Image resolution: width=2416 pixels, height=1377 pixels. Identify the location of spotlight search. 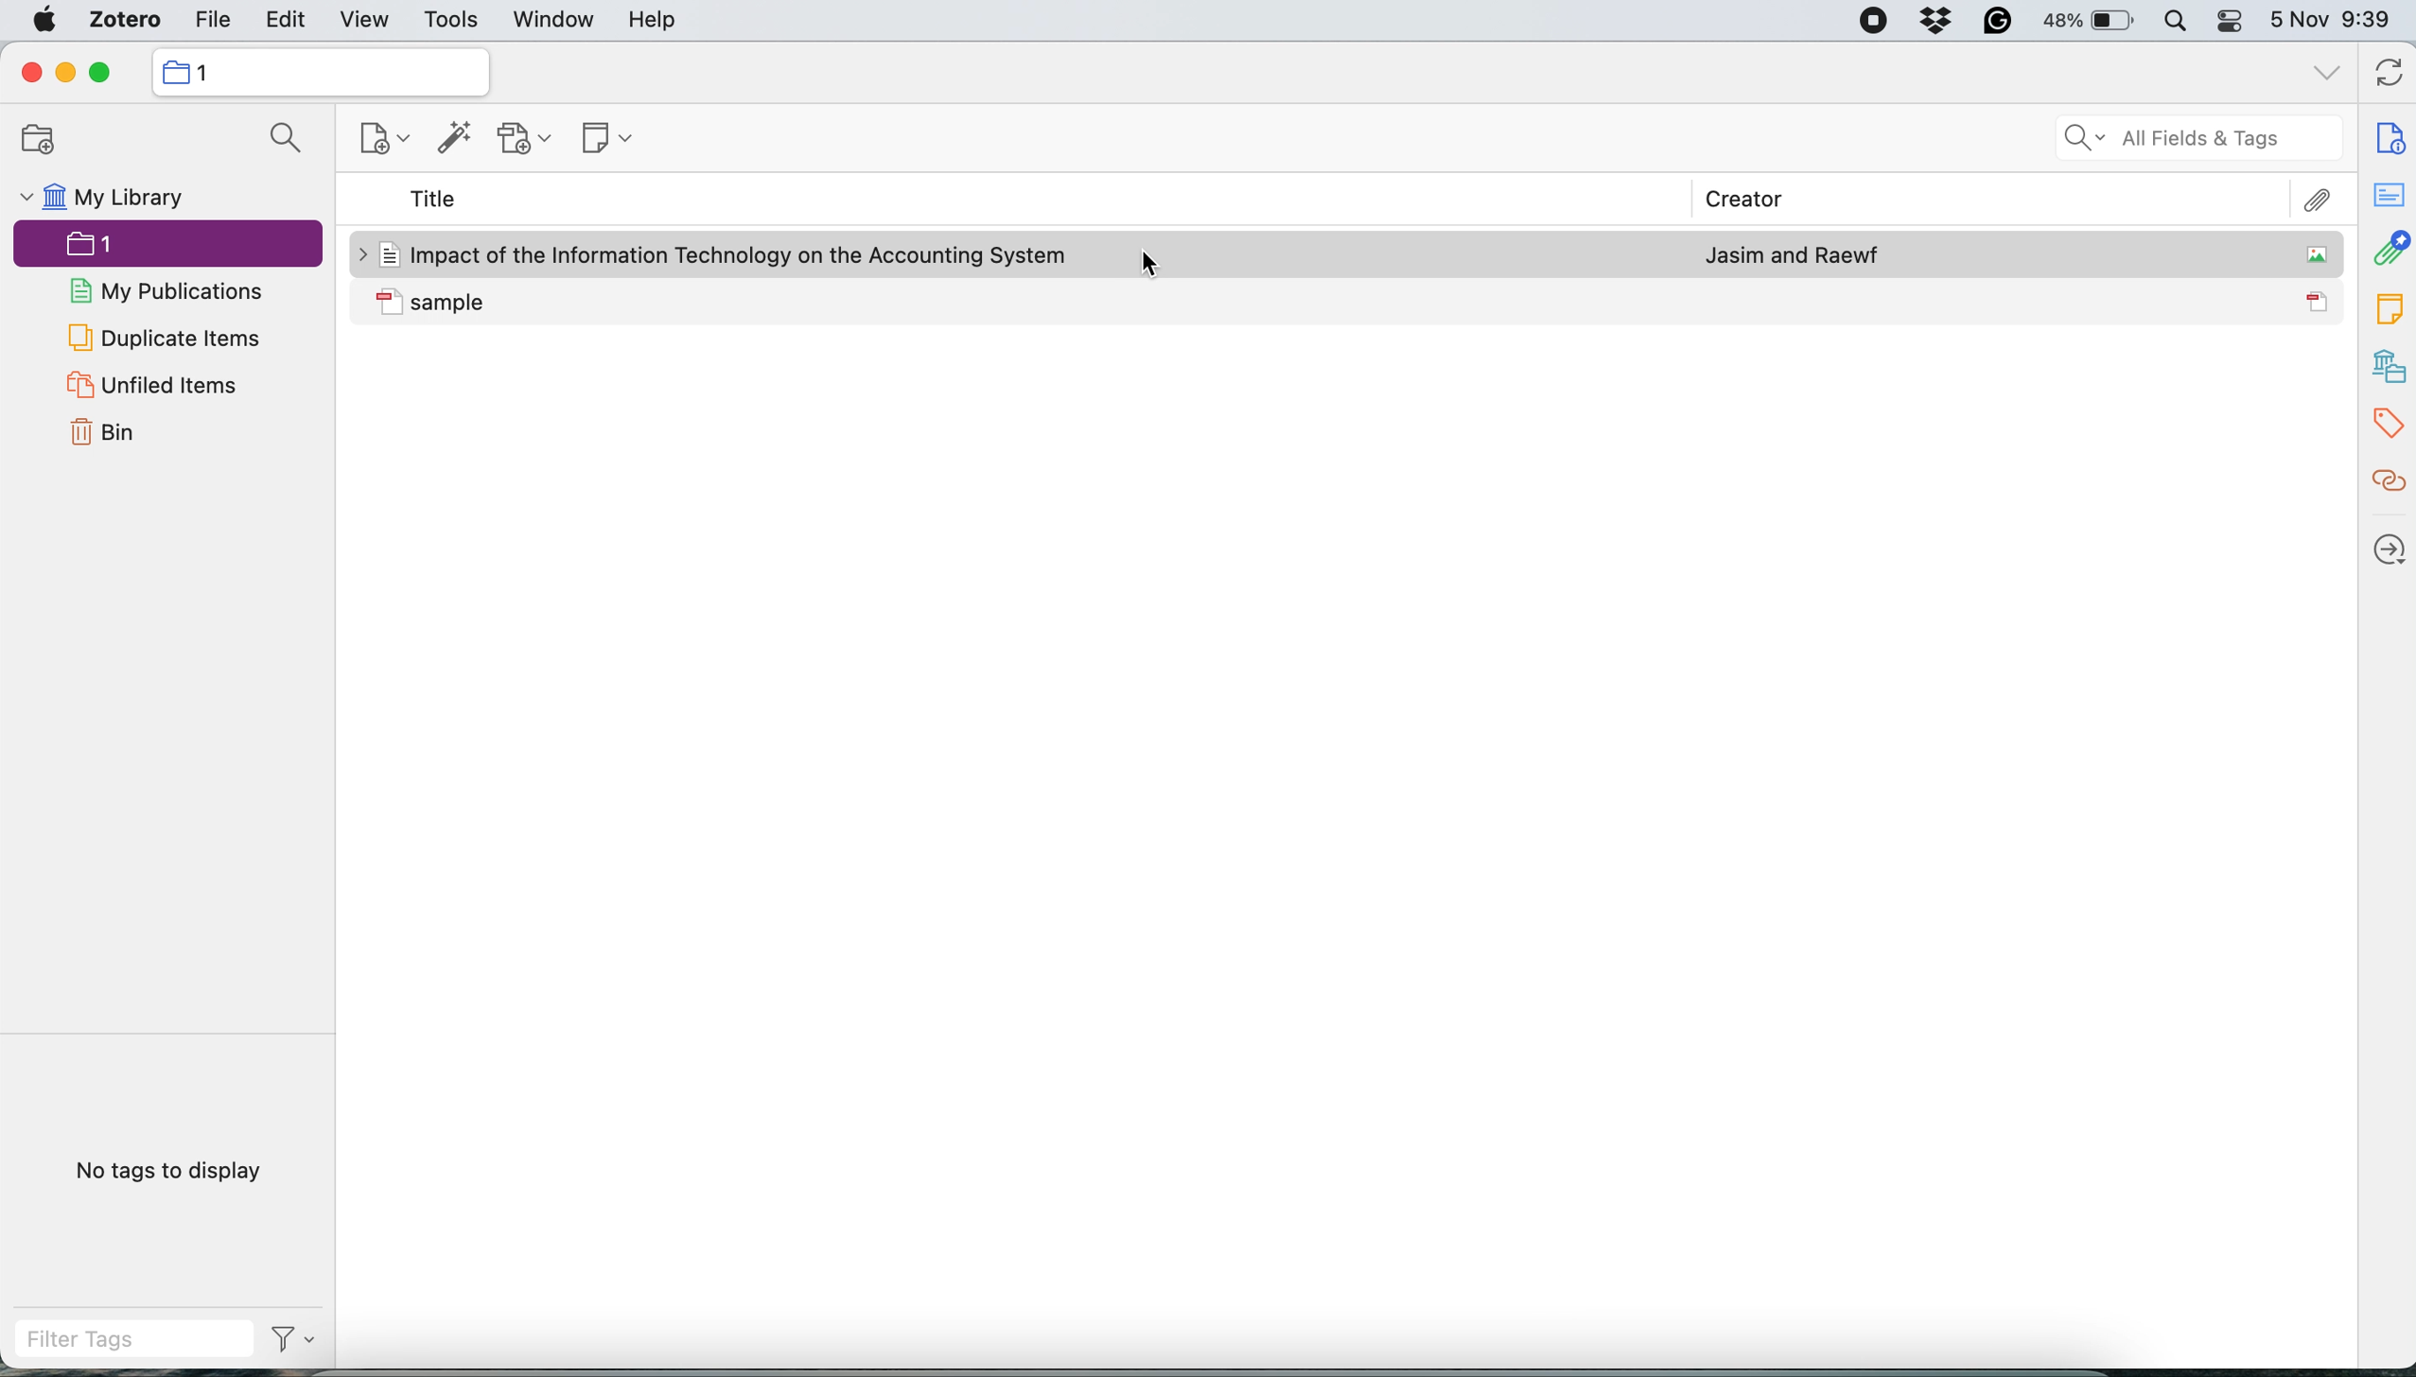
(2182, 21).